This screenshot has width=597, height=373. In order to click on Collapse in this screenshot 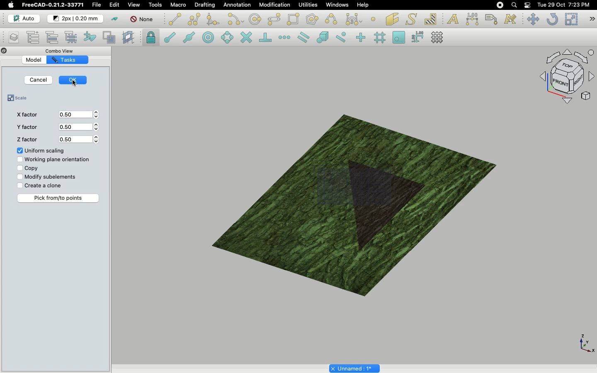, I will do `click(12, 51)`.